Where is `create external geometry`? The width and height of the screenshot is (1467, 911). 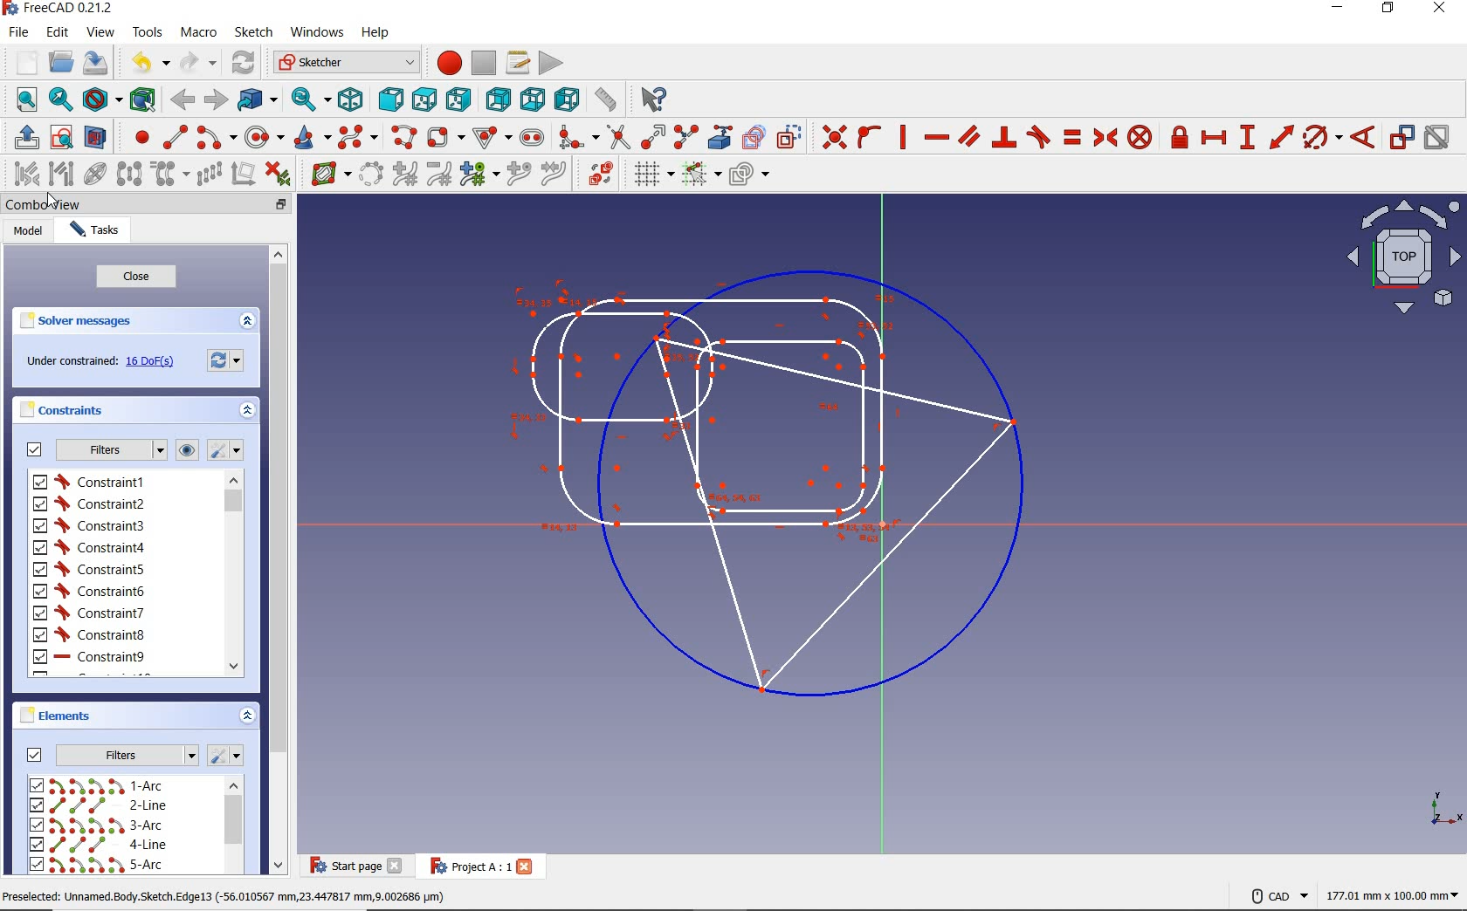
create external geometry is located at coordinates (717, 137).